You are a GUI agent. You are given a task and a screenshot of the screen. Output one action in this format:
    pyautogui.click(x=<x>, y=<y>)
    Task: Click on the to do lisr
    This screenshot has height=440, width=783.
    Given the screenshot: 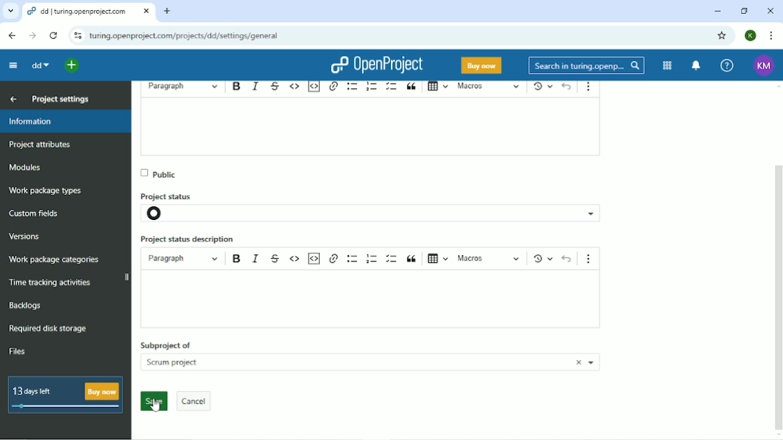 What is the action you would take?
    pyautogui.click(x=393, y=257)
    